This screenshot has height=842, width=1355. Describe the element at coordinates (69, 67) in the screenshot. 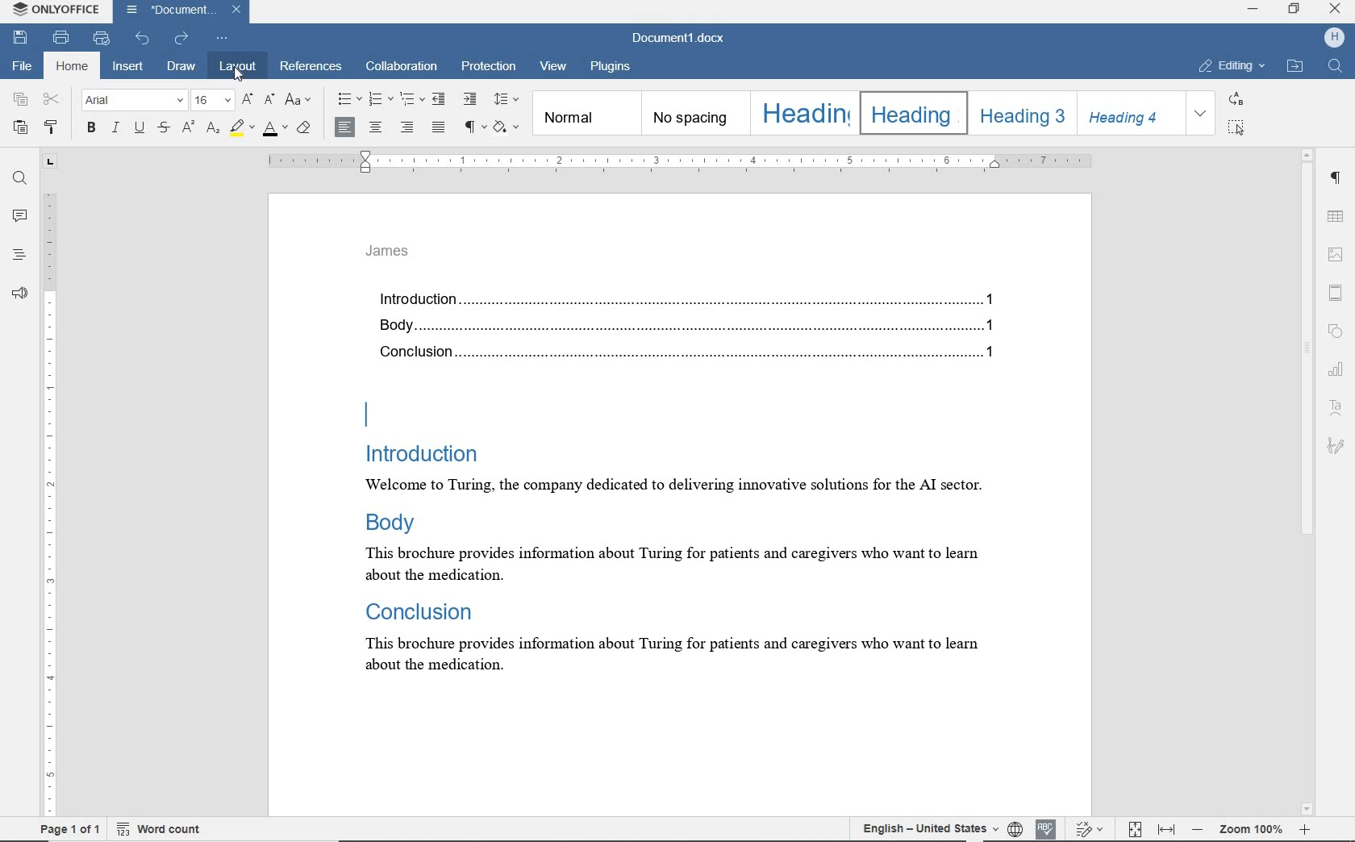

I see `home` at that location.